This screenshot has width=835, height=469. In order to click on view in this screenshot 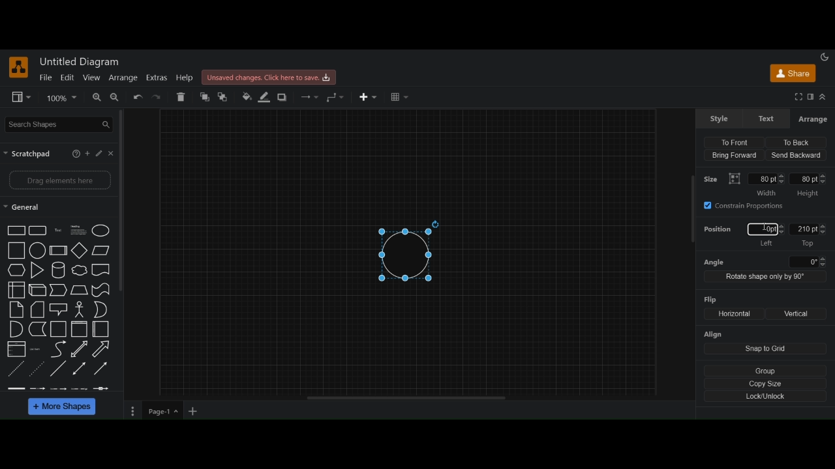, I will do `click(91, 78)`.